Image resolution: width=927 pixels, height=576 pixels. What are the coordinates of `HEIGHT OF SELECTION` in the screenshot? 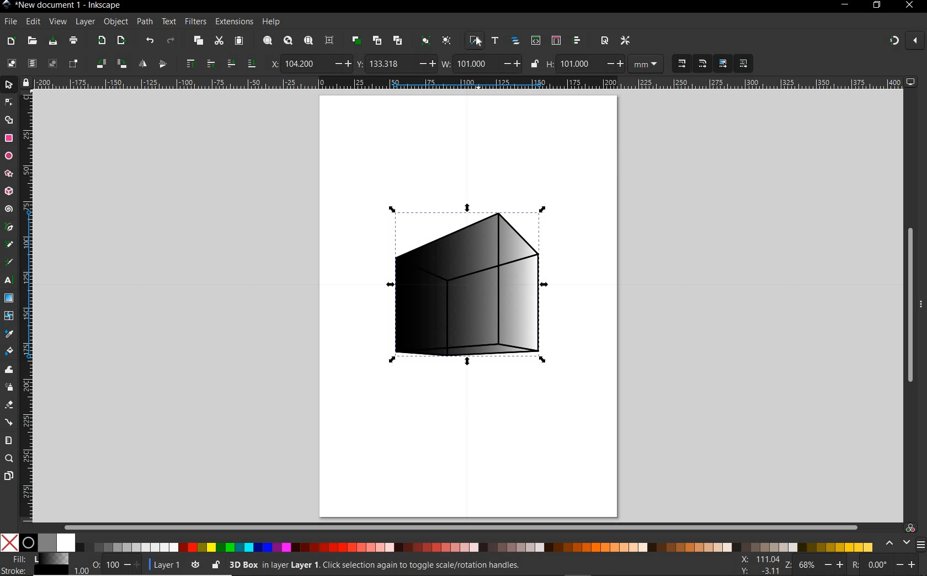 It's located at (551, 64).